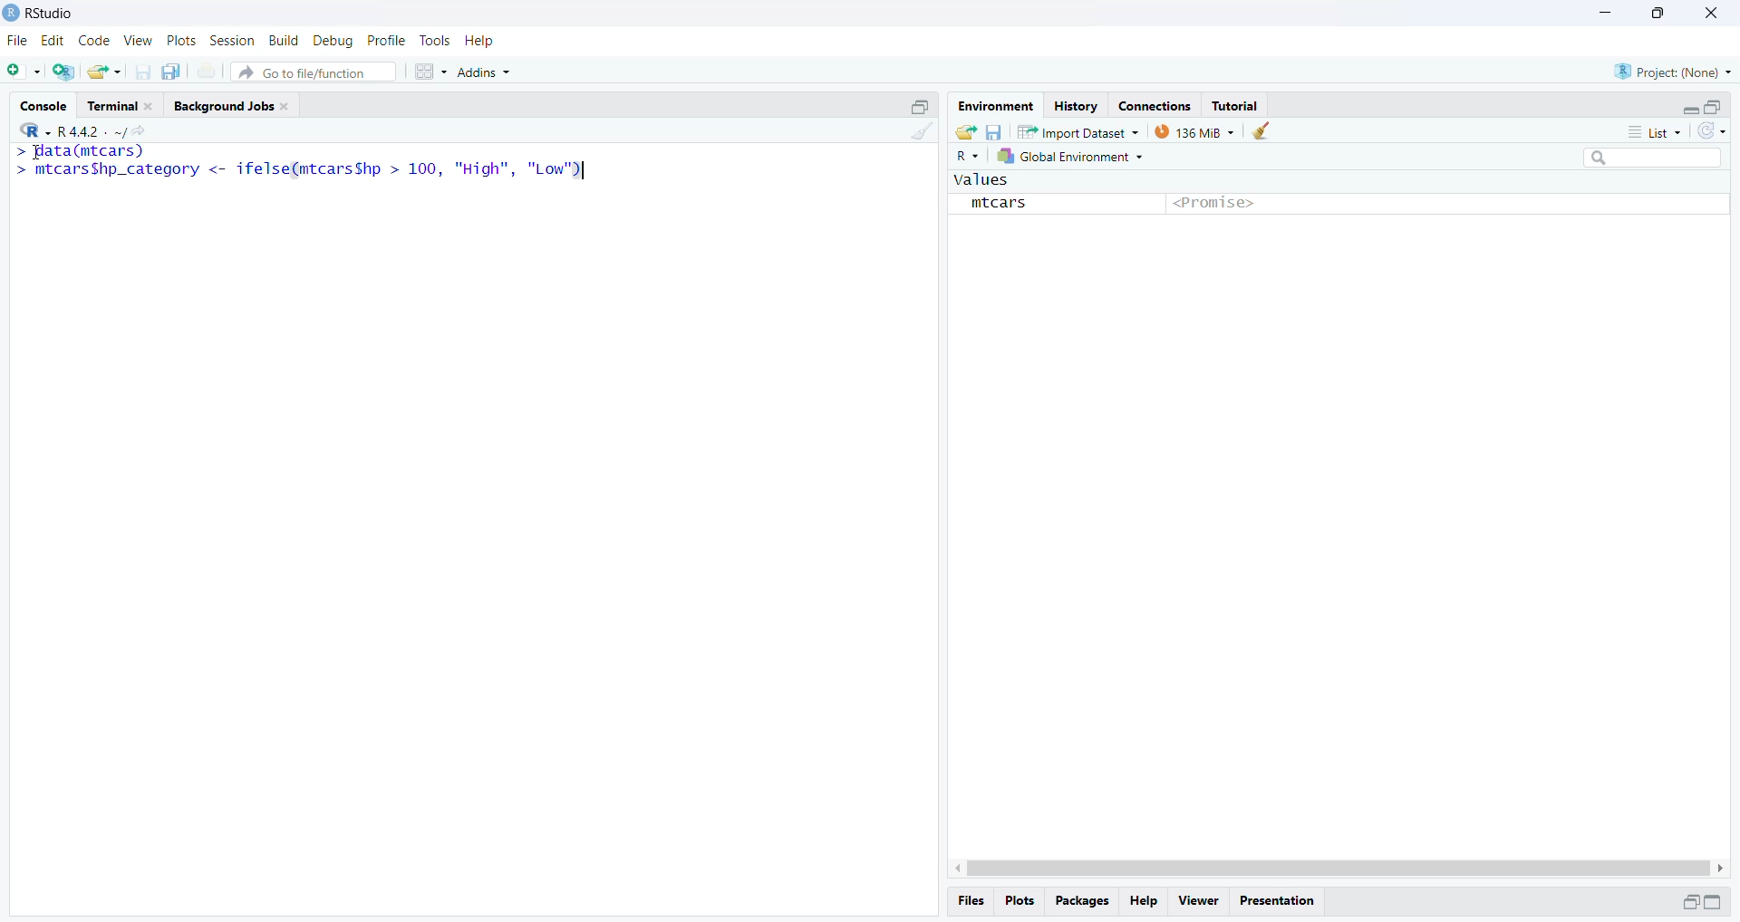 Image resolution: width=1740 pixels, height=922 pixels. I want to click on Save all open documents (Ctrl + Alt + S), so click(177, 72).